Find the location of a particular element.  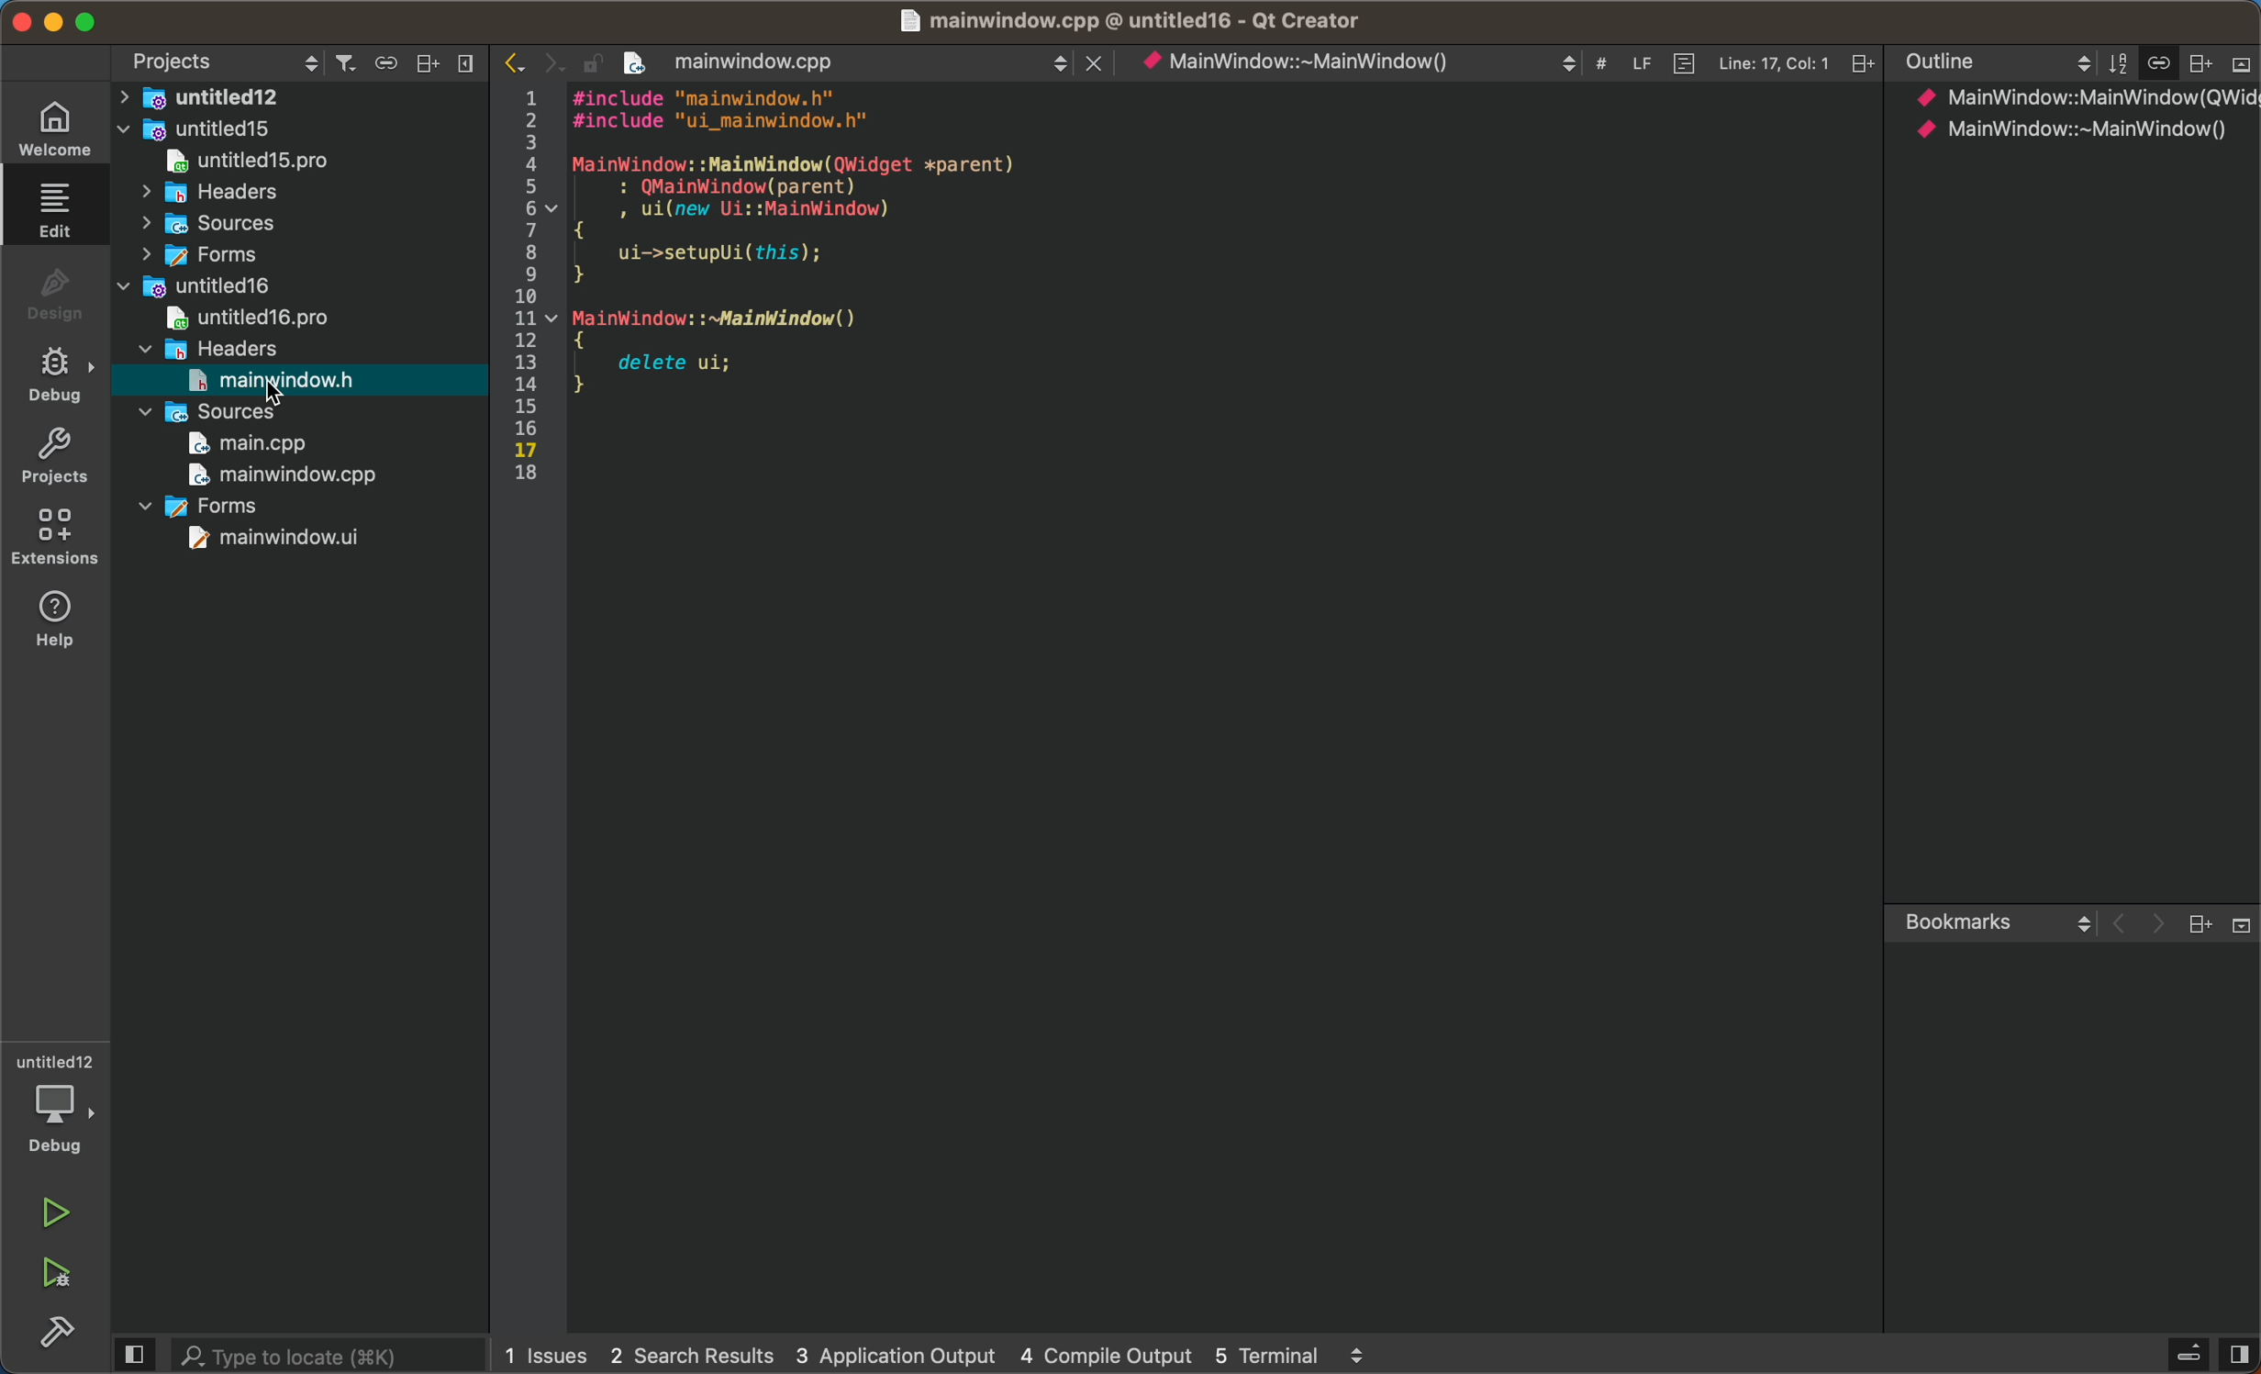

files and folders is located at coordinates (300, 321).